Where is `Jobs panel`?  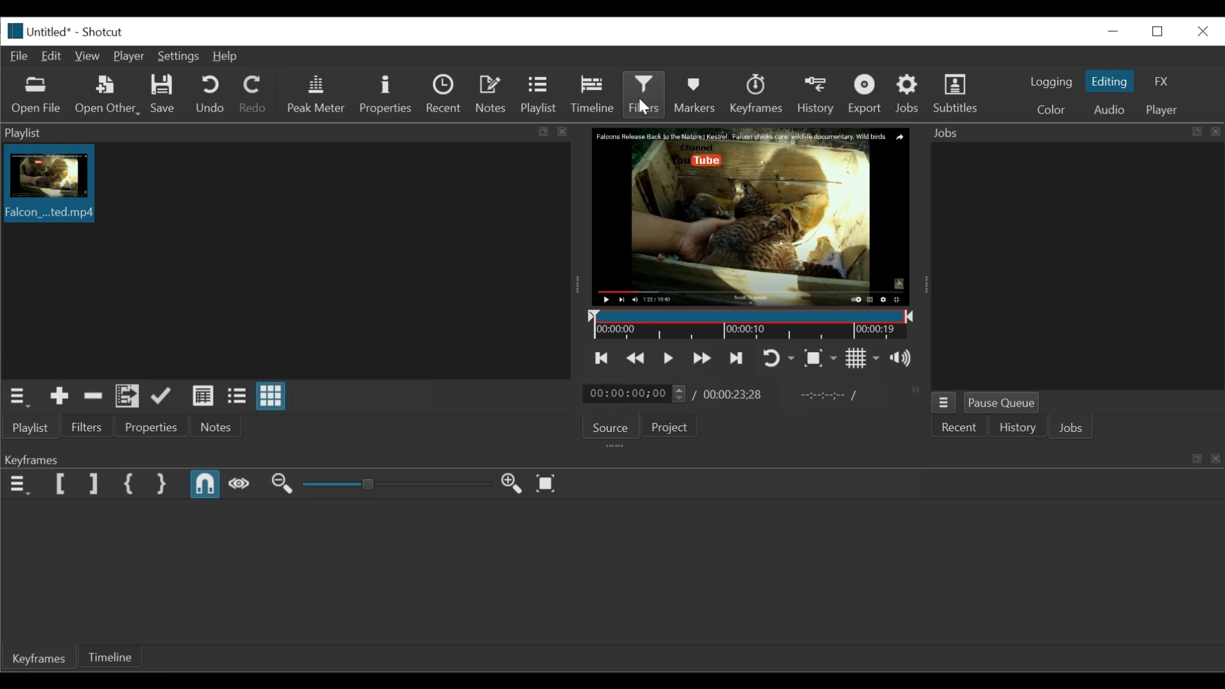 Jobs panel is located at coordinates (1077, 267).